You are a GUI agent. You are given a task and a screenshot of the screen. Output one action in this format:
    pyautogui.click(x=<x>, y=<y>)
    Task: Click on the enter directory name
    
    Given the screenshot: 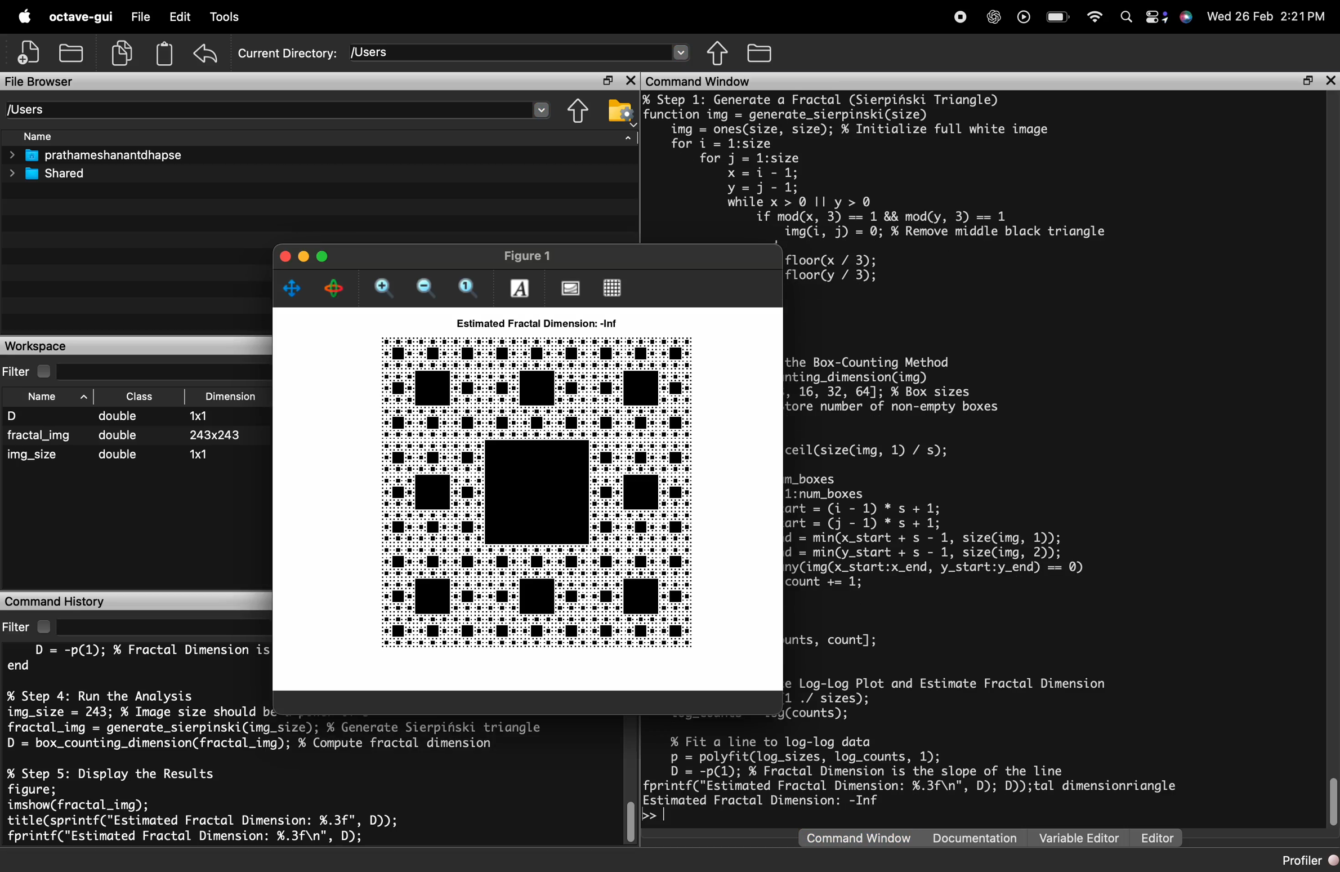 What is the action you would take?
    pyautogui.click(x=503, y=53)
    